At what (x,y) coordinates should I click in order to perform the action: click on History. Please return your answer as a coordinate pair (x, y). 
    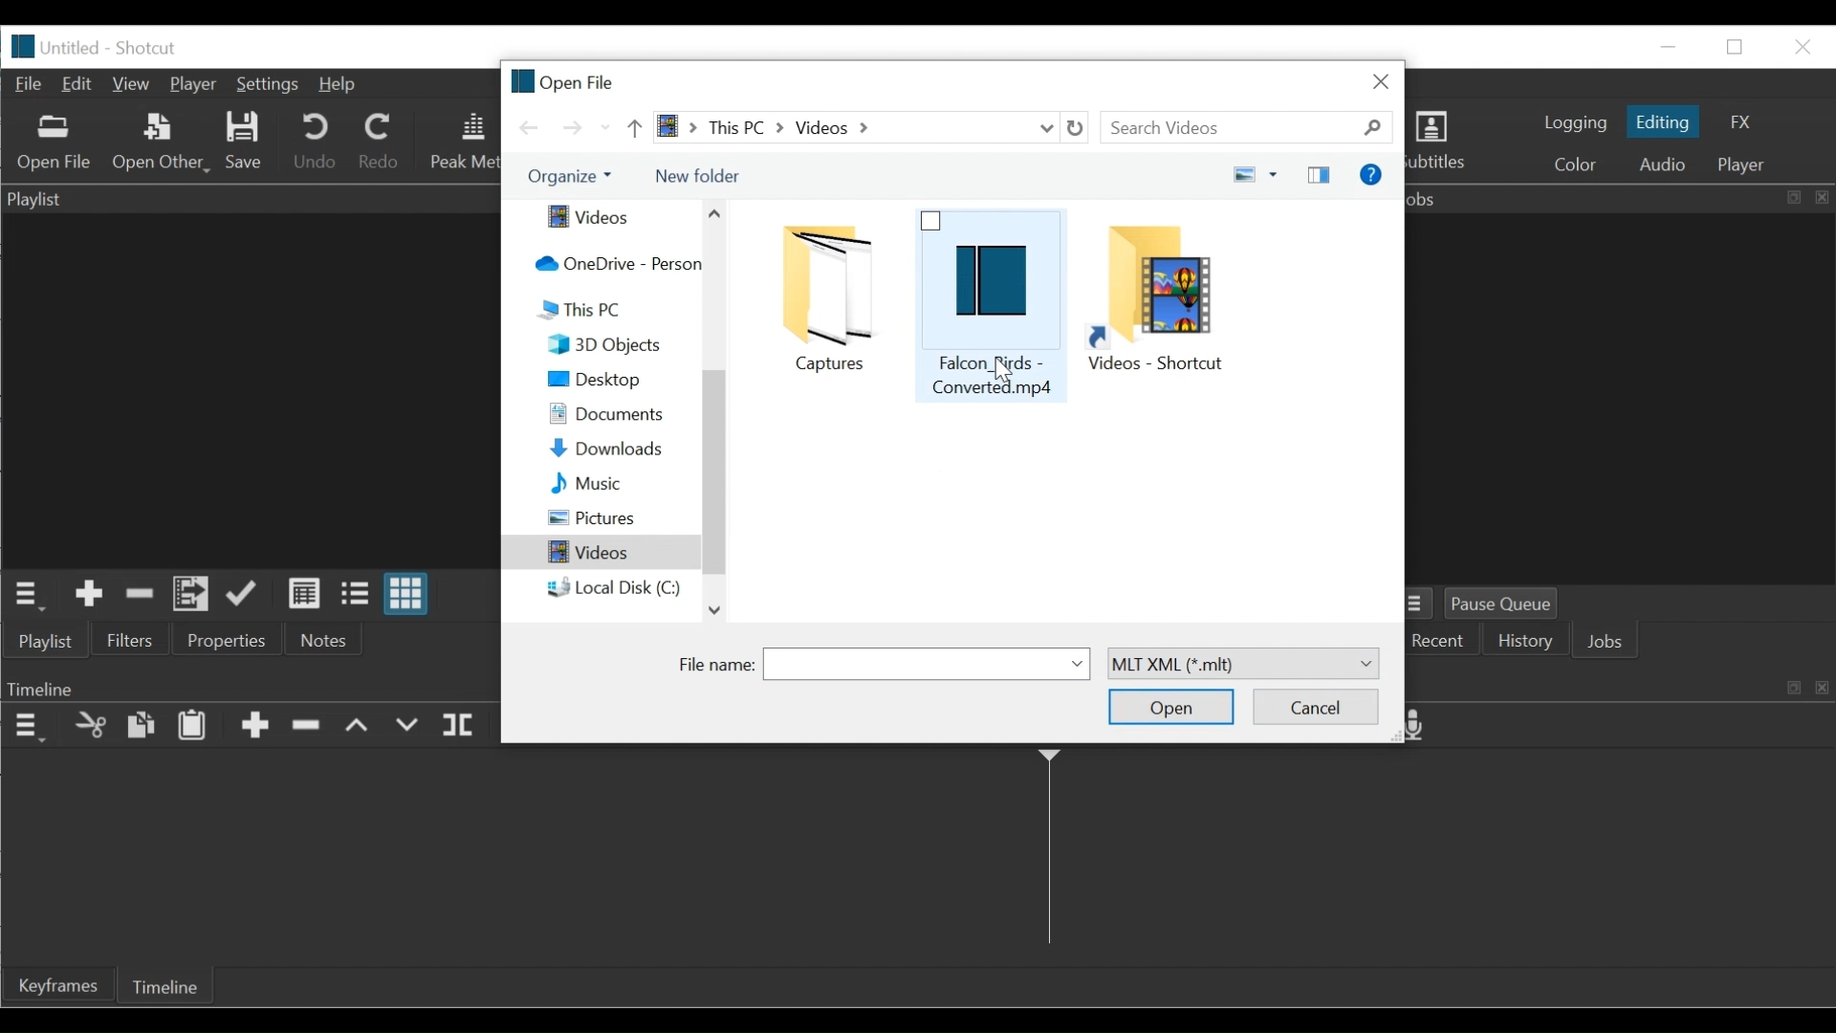
    Looking at the image, I should click on (1528, 643).